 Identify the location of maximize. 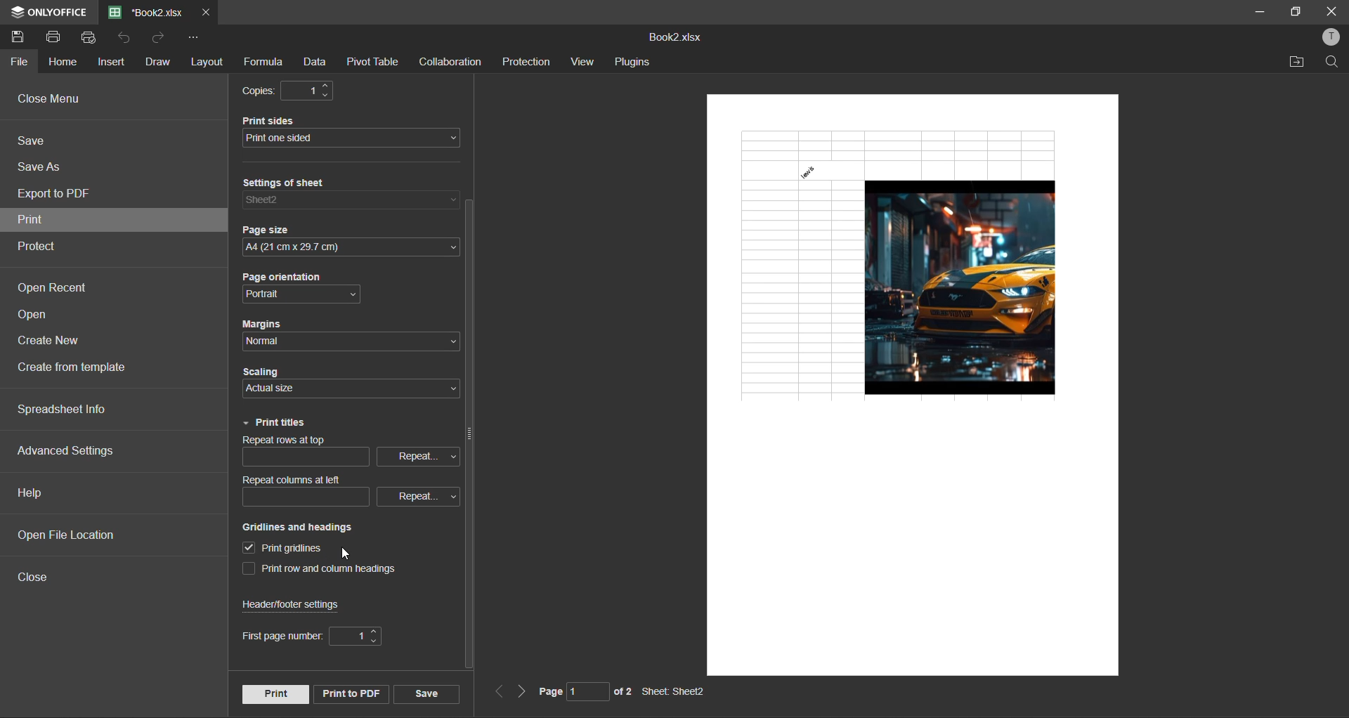
(1295, 11).